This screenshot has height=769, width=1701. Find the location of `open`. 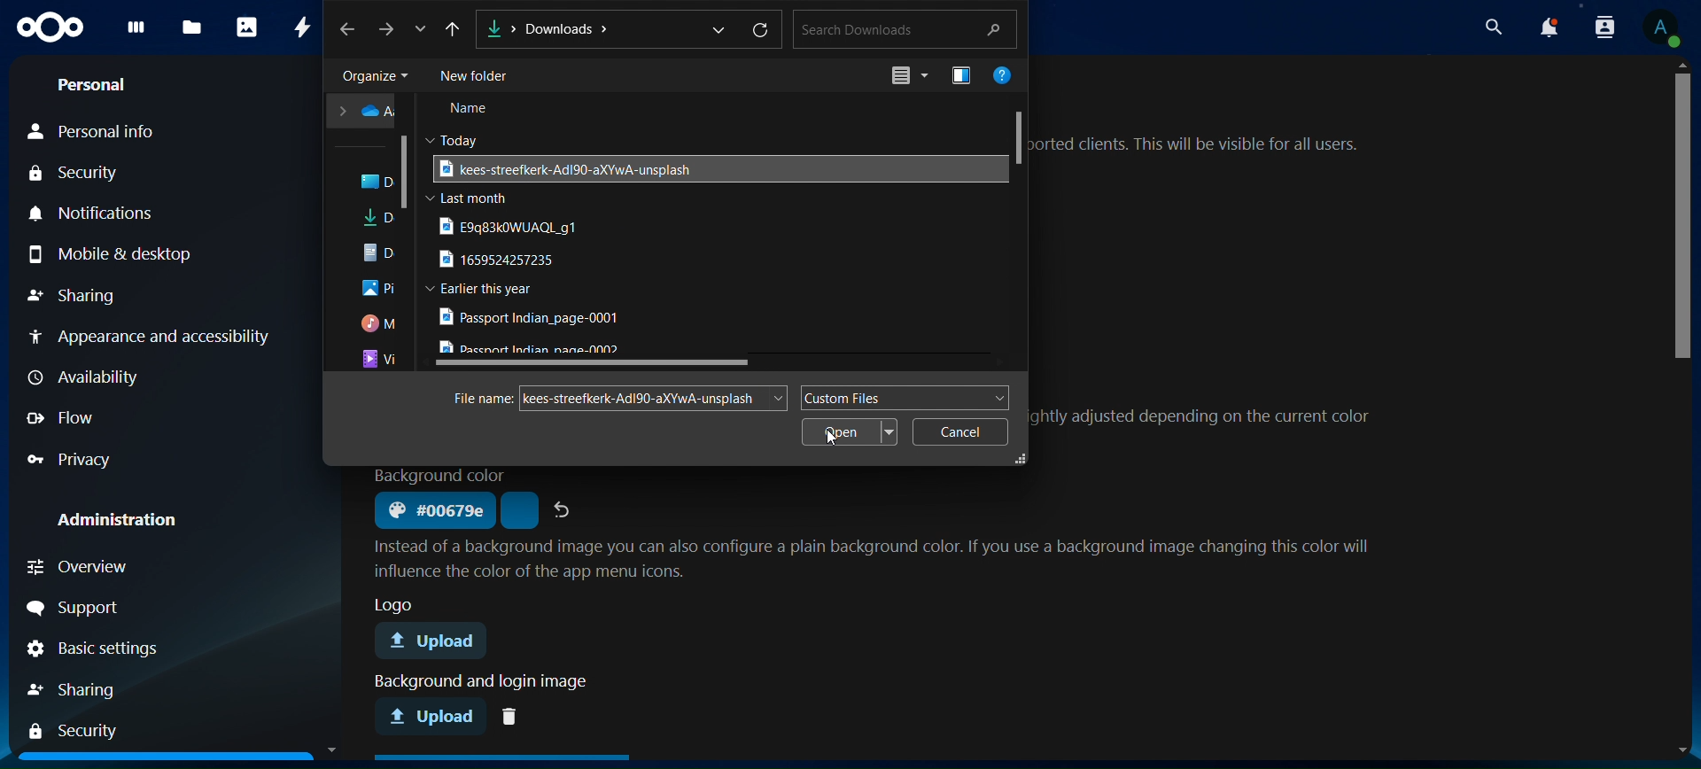

open is located at coordinates (852, 432).